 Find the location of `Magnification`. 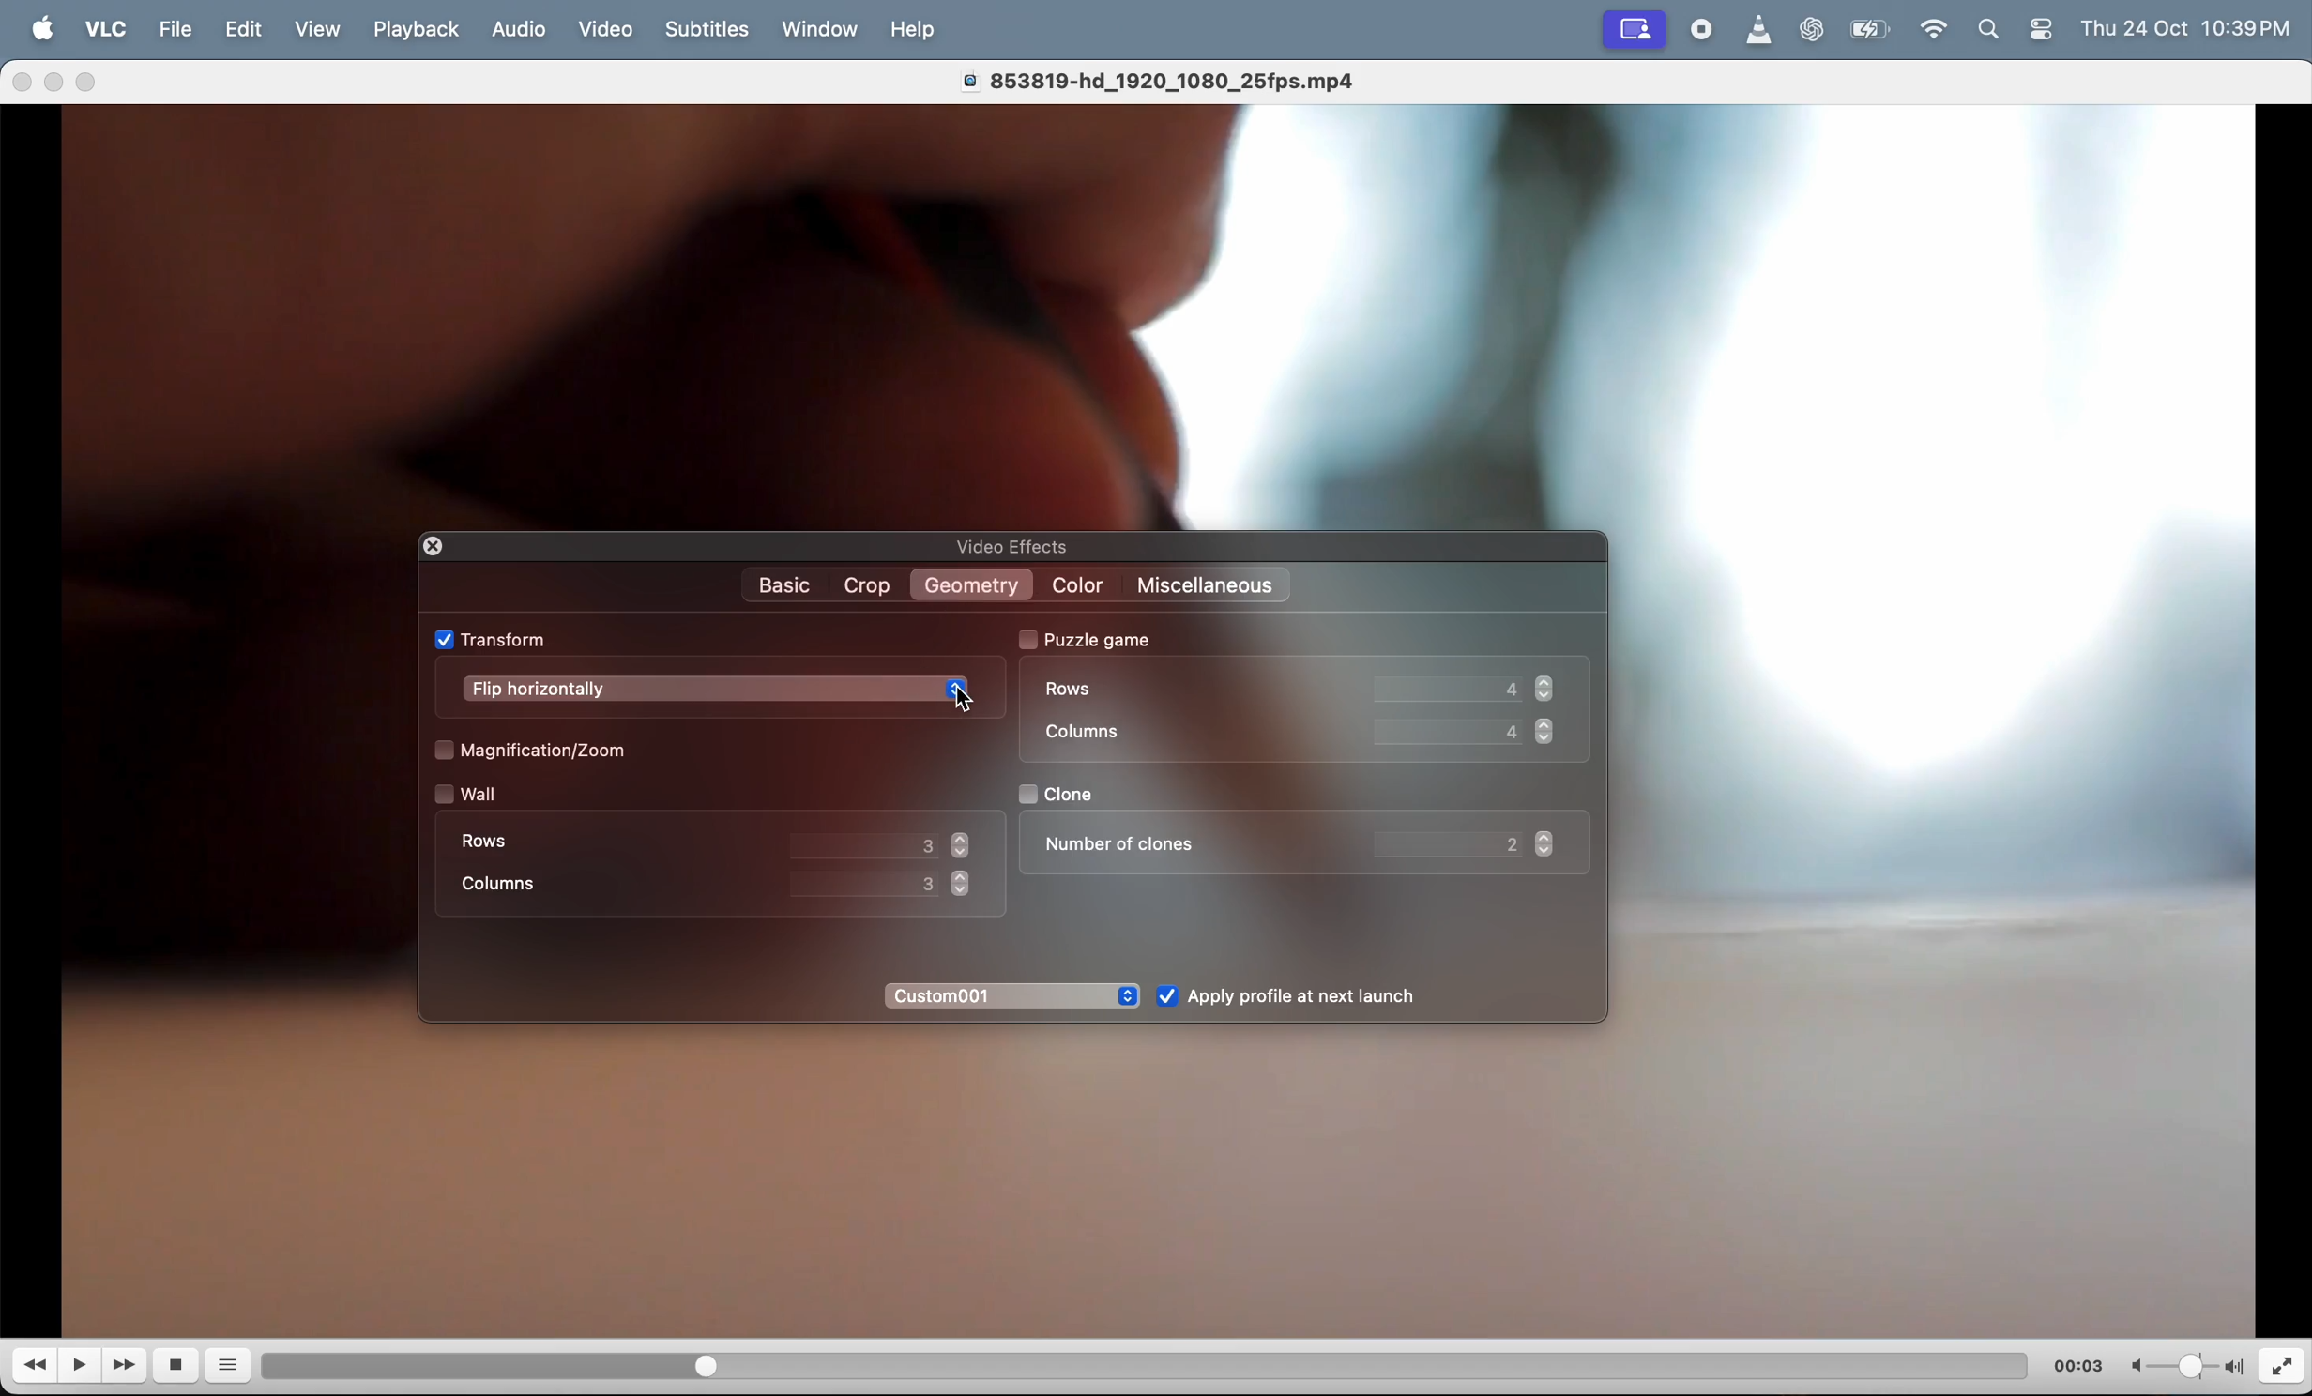

Magnification is located at coordinates (547, 751).